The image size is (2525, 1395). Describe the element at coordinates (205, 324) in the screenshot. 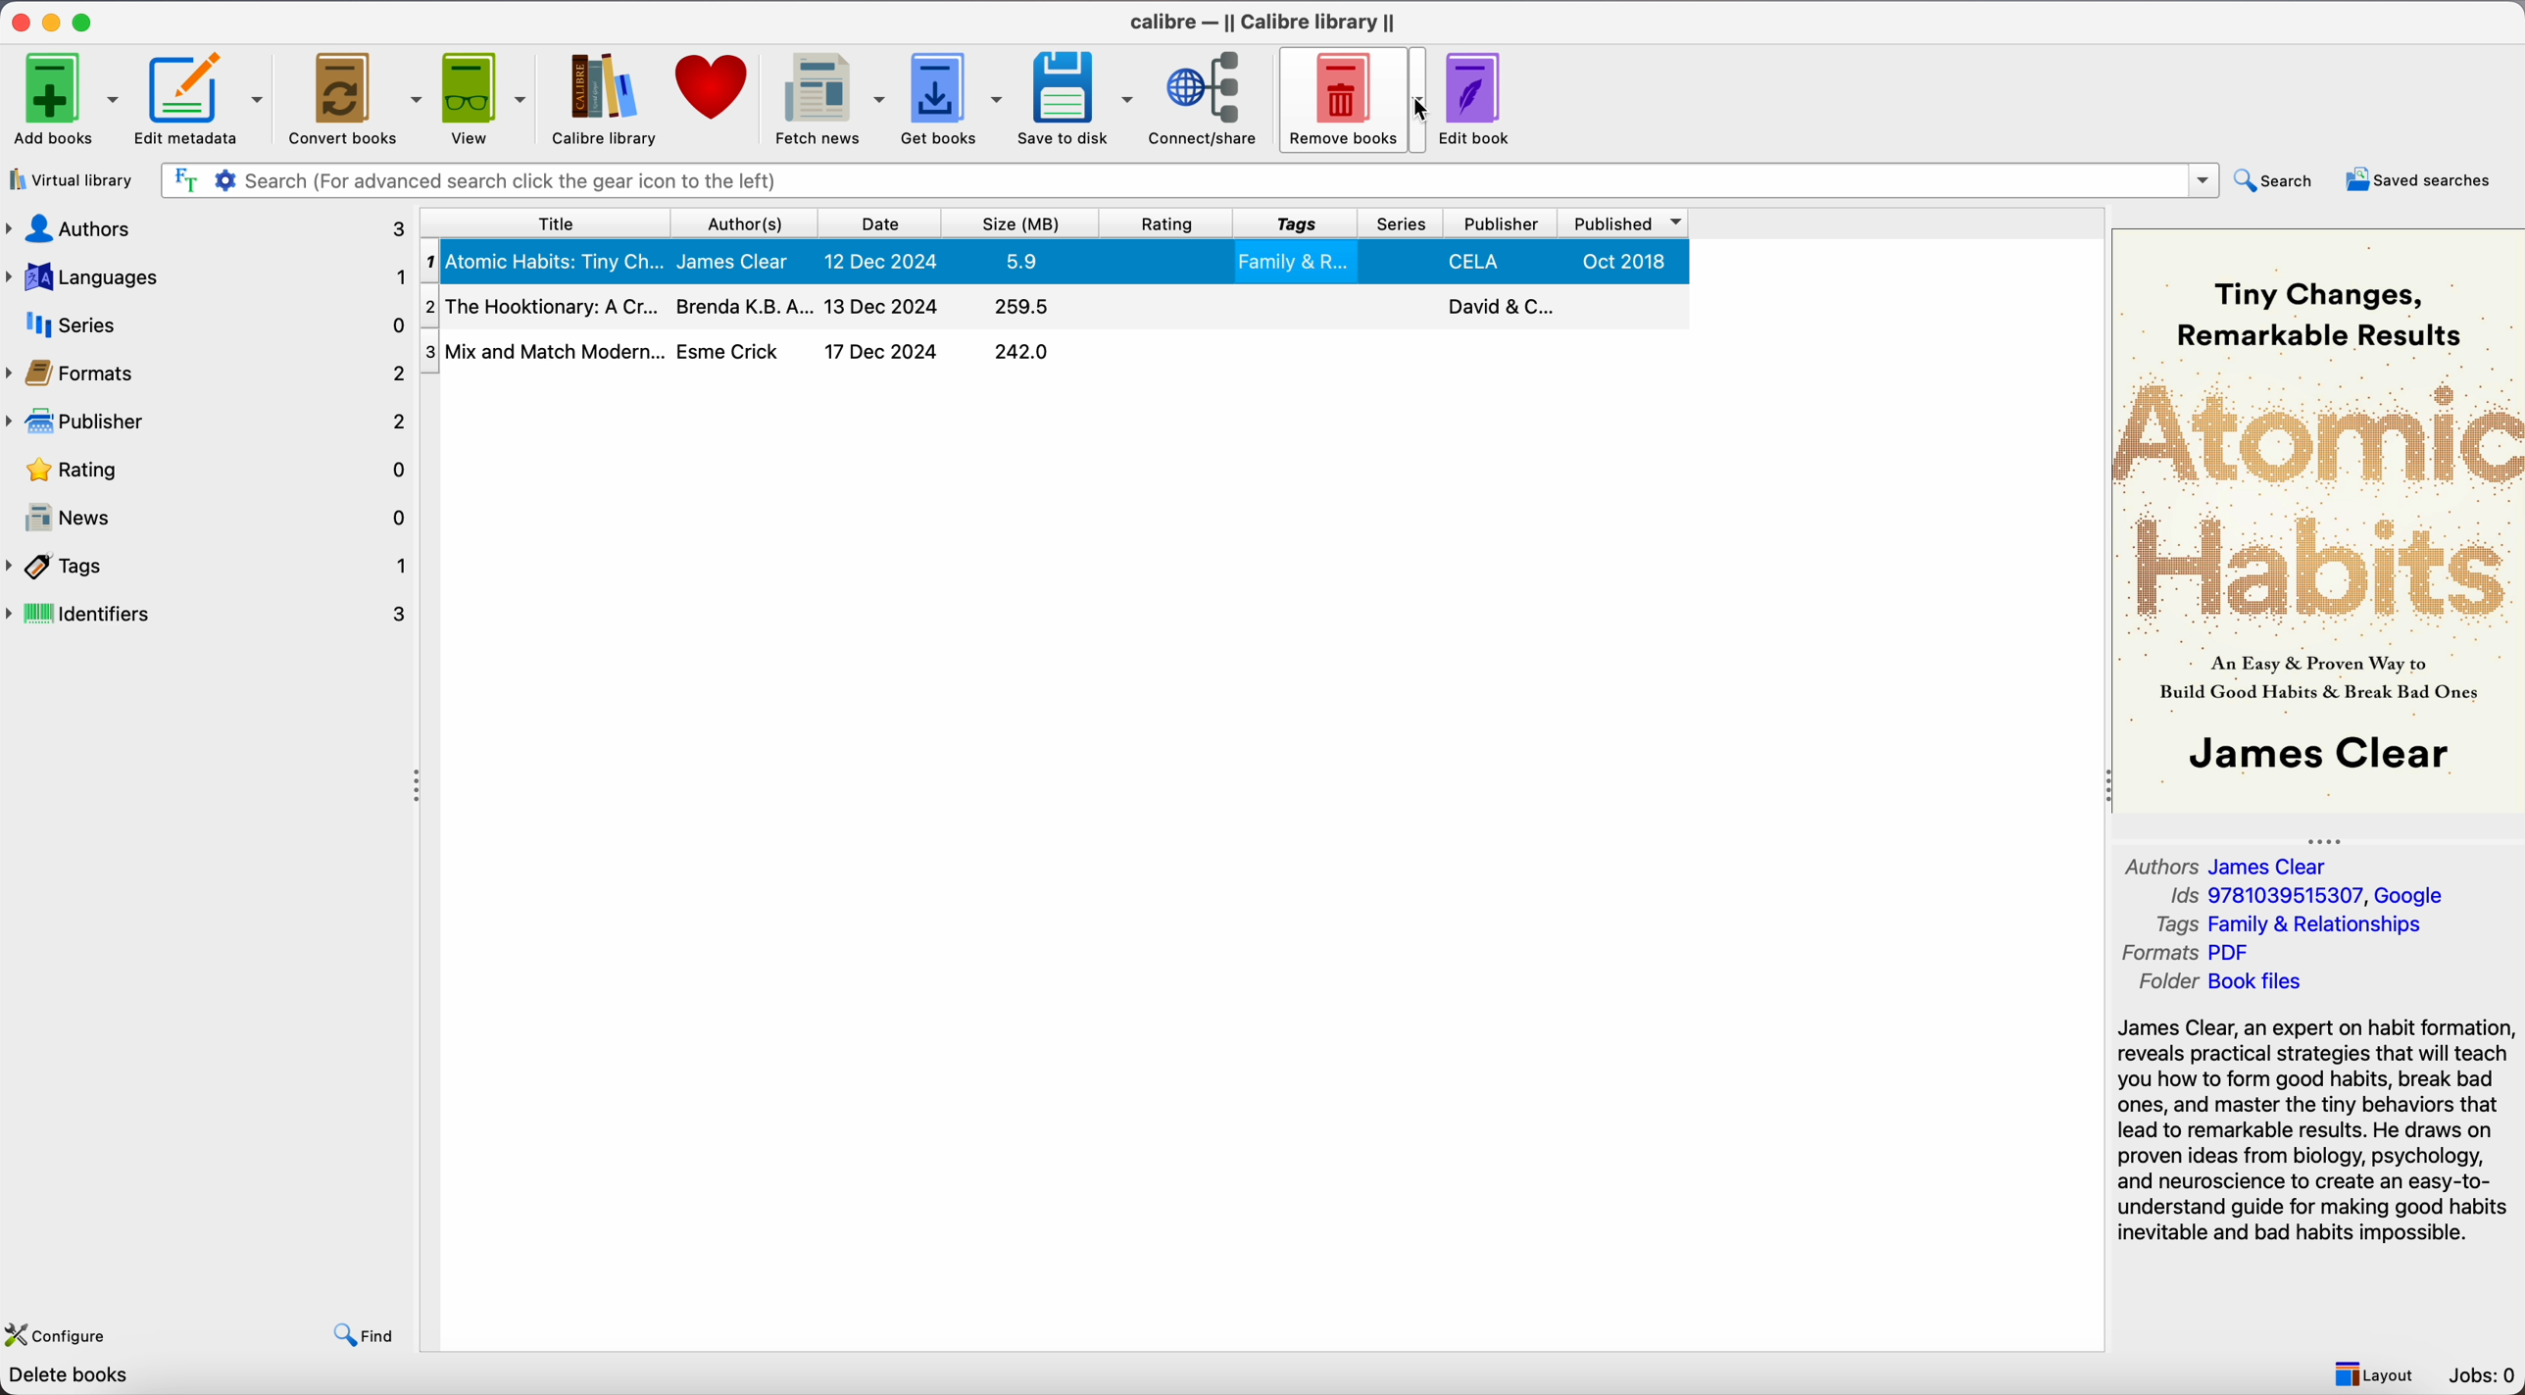

I see `series` at that location.